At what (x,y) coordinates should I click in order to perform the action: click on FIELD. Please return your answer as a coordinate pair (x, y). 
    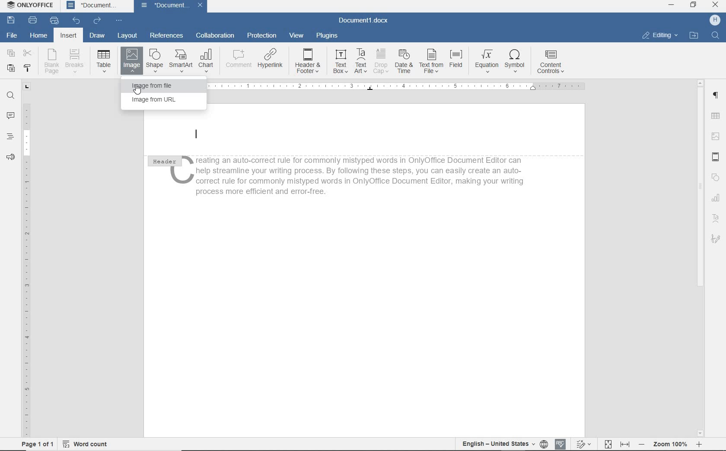
    Looking at the image, I should click on (456, 63).